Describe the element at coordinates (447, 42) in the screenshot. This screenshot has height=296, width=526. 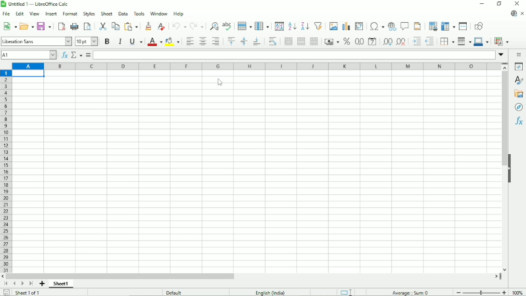
I see `Borders` at that location.